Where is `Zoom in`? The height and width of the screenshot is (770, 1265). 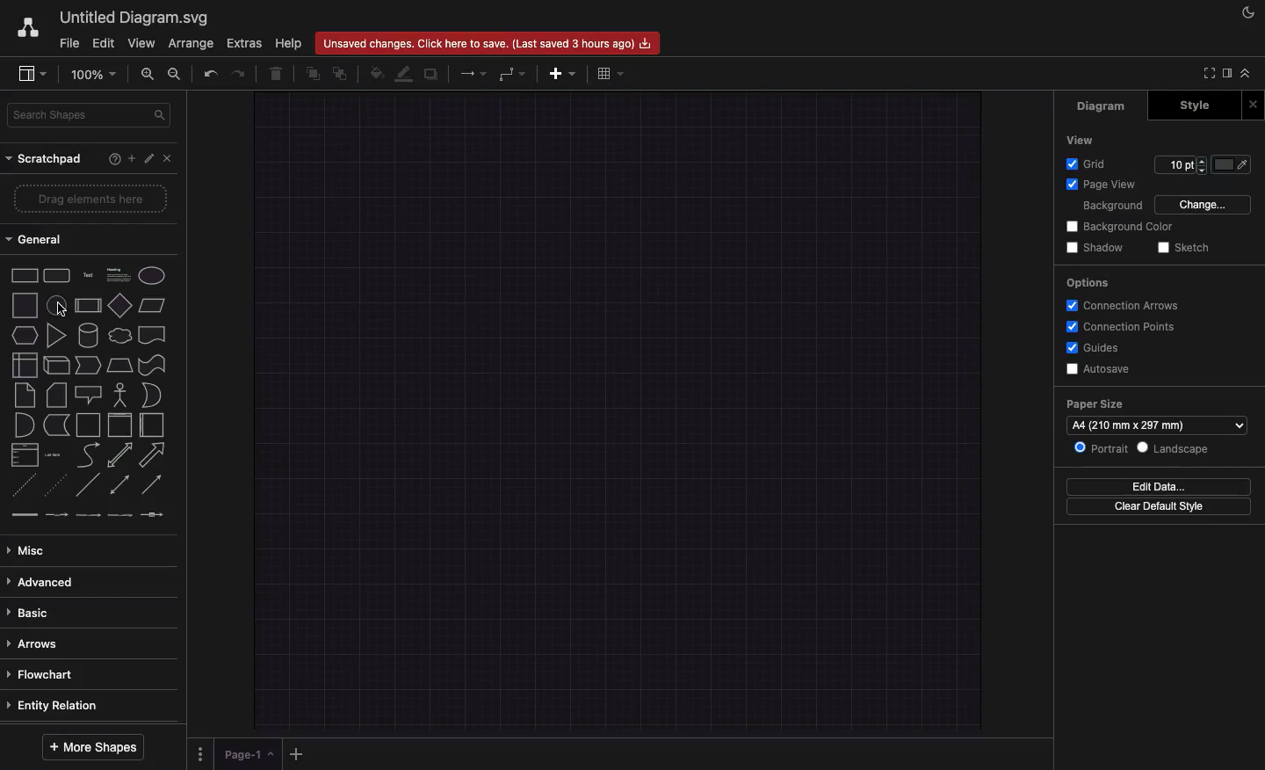 Zoom in is located at coordinates (148, 74).